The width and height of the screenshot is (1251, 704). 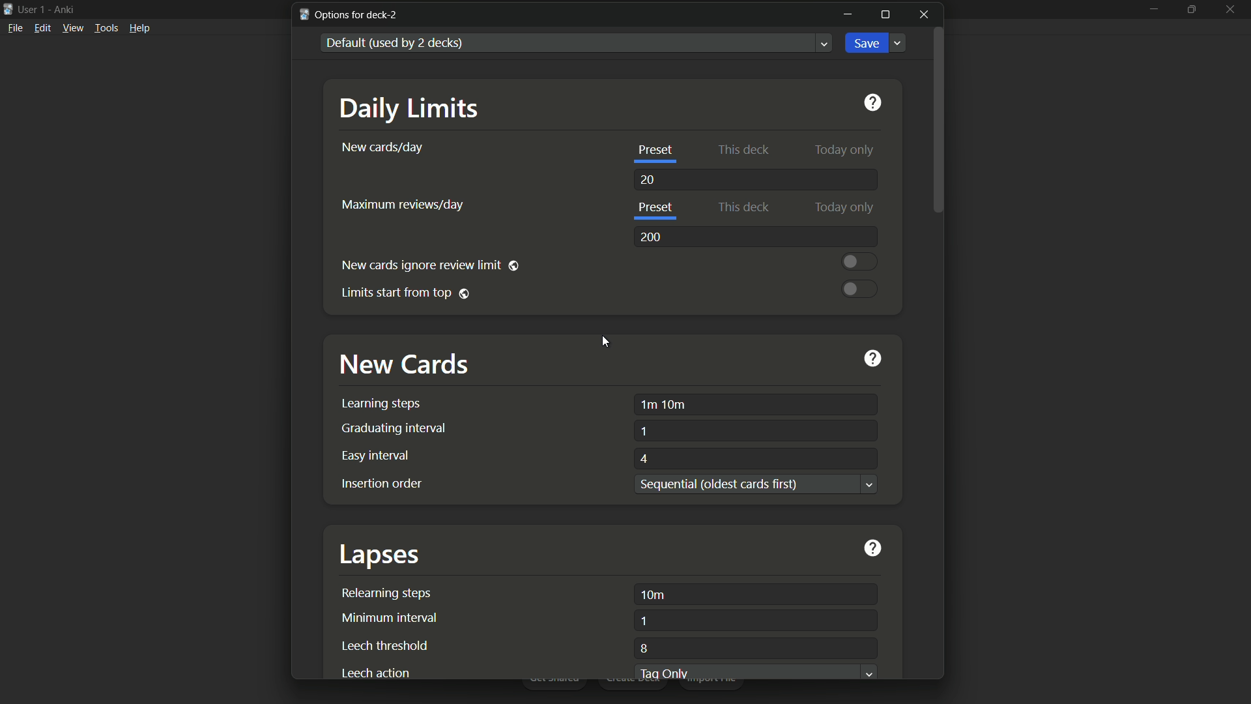 What do you see at coordinates (42, 28) in the screenshot?
I see `edit menu` at bounding box center [42, 28].